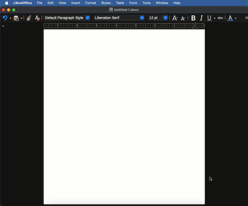 Image resolution: width=248 pixels, height=206 pixels. Describe the element at coordinates (91, 3) in the screenshot. I see `Format` at that location.